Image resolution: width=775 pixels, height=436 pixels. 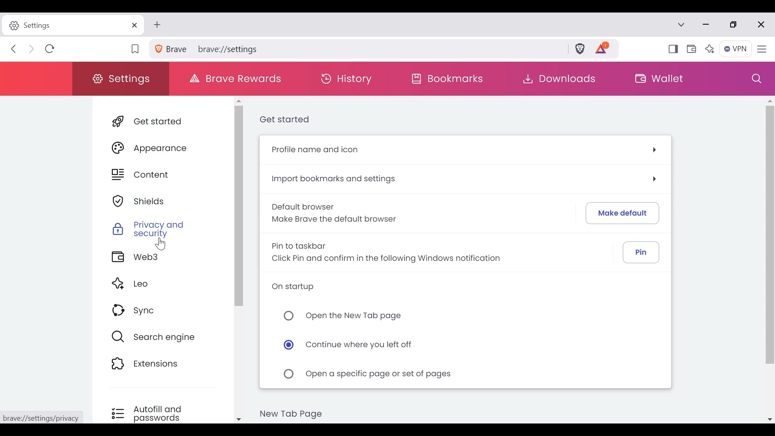 What do you see at coordinates (756, 79) in the screenshot?
I see `Search settings` at bounding box center [756, 79].